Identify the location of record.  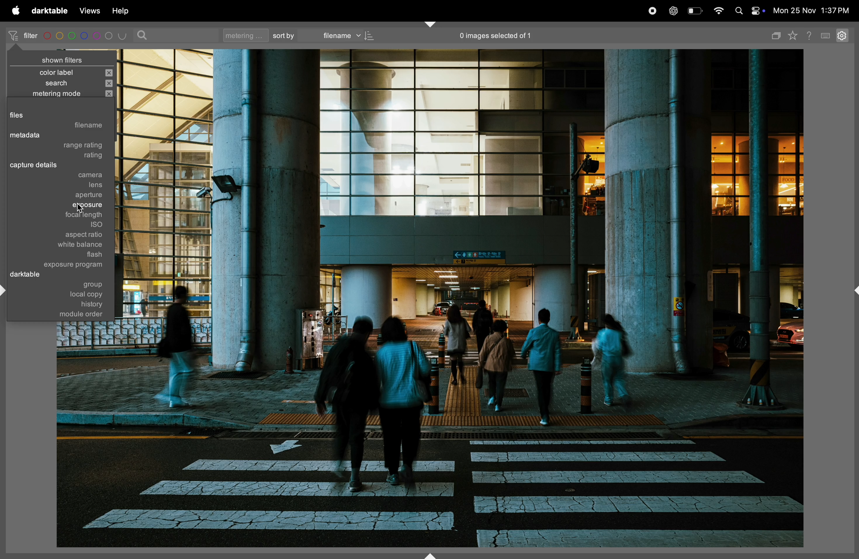
(654, 10).